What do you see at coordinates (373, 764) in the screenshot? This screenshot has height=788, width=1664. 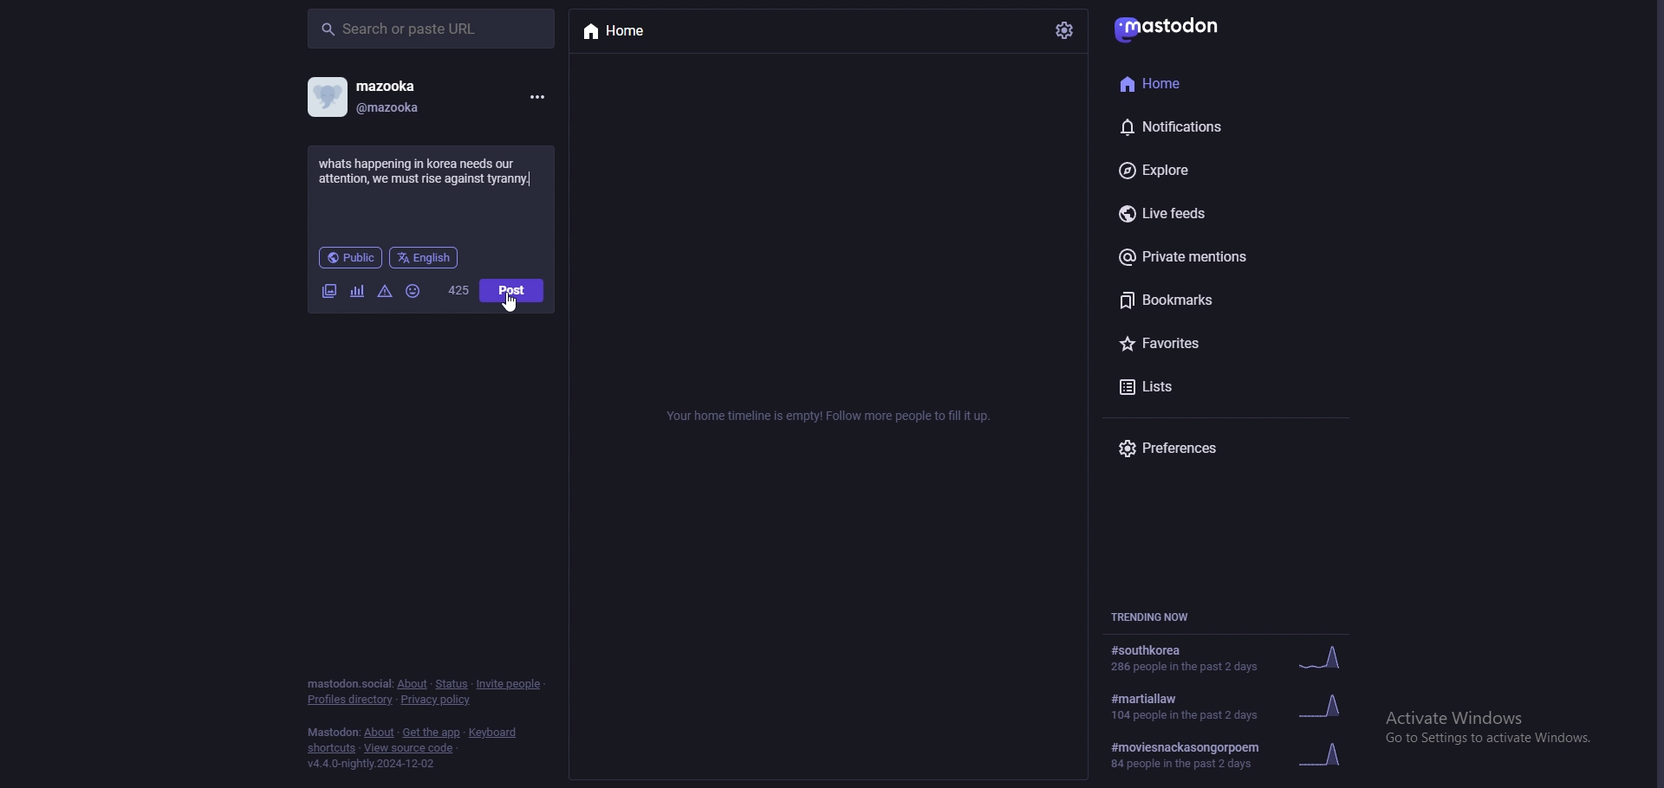 I see `version` at bounding box center [373, 764].